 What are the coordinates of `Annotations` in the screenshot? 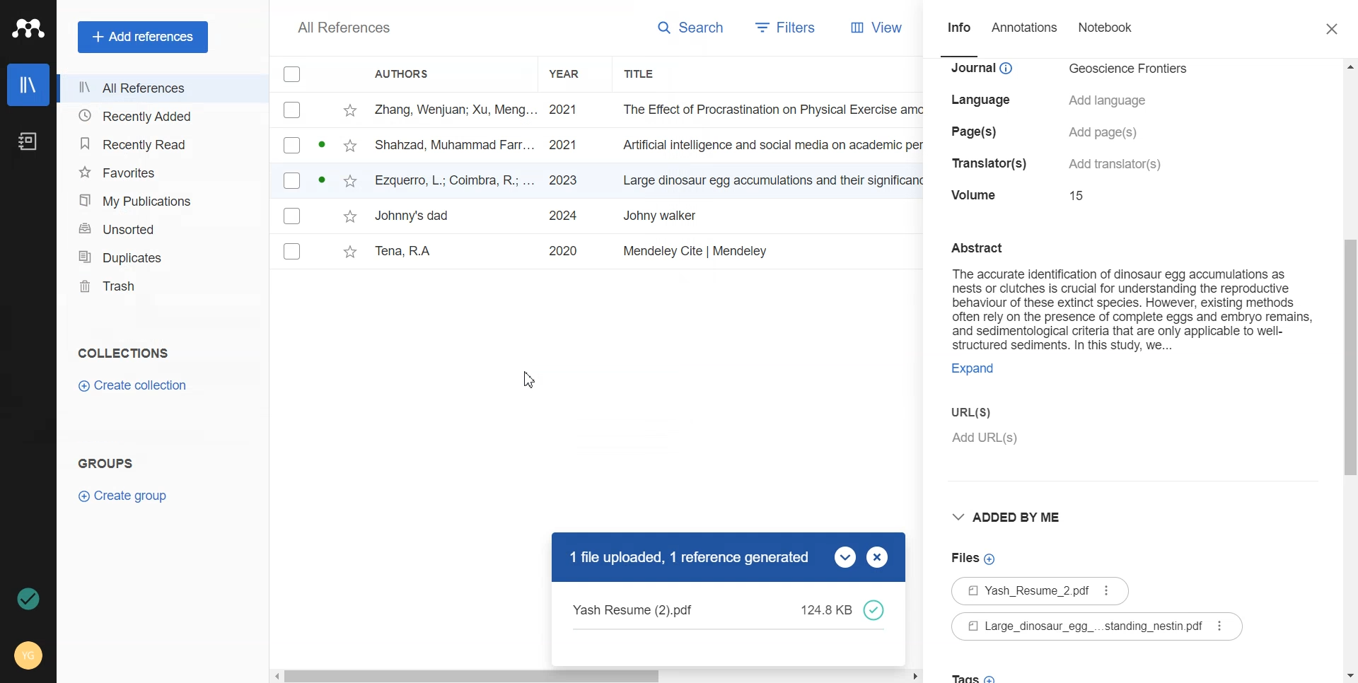 It's located at (1026, 29).